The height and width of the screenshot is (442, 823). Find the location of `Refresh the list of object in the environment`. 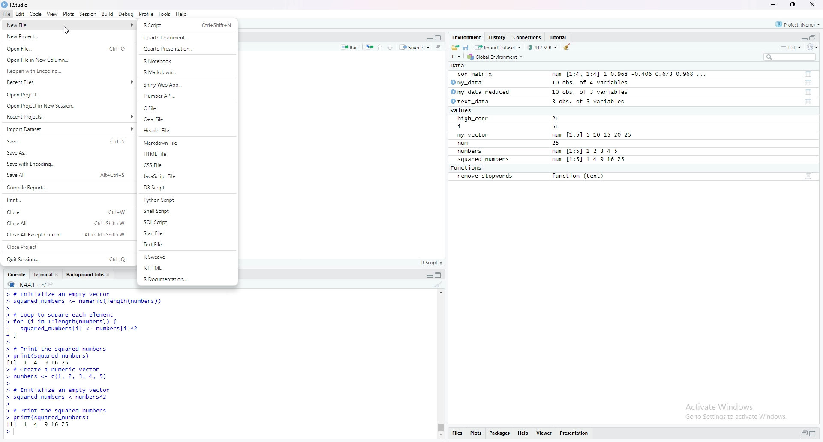

Refresh the list of object in the environment is located at coordinates (815, 47).